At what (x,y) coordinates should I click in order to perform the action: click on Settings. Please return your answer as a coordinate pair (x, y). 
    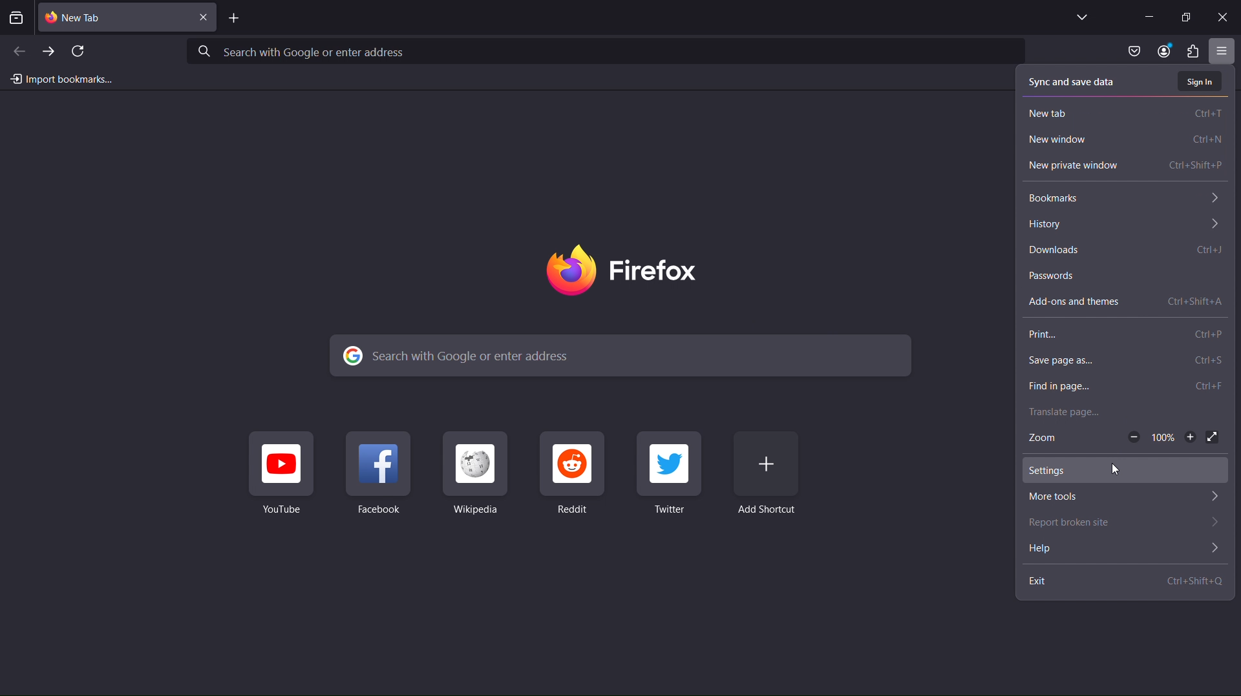
    Looking at the image, I should click on (1129, 474).